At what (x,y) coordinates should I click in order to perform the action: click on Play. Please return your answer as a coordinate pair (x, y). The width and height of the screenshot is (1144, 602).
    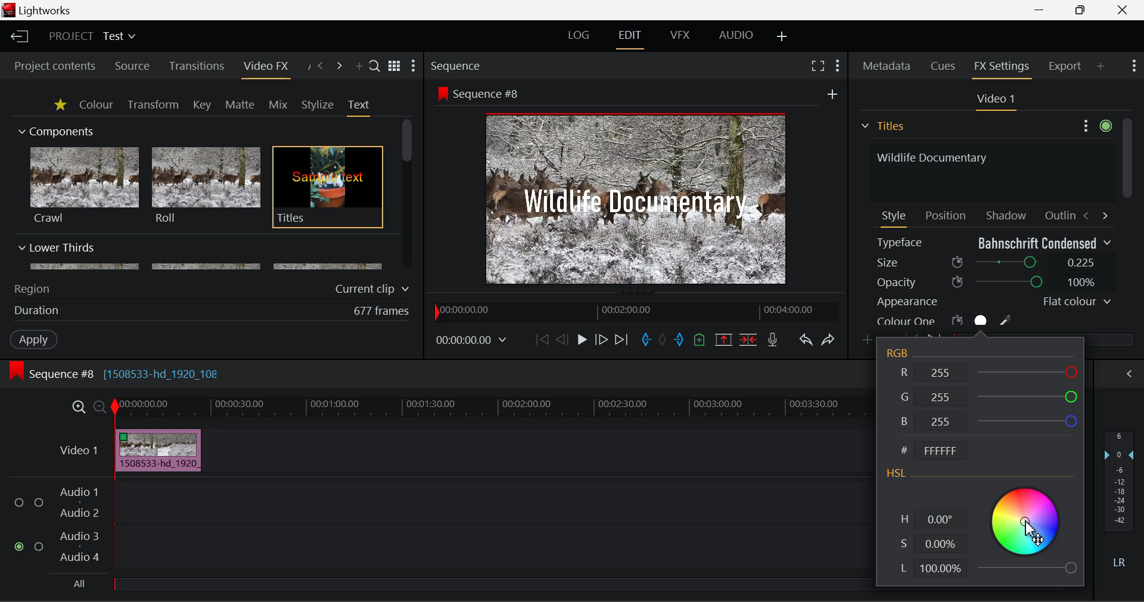
    Looking at the image, I should click on (582, 339).